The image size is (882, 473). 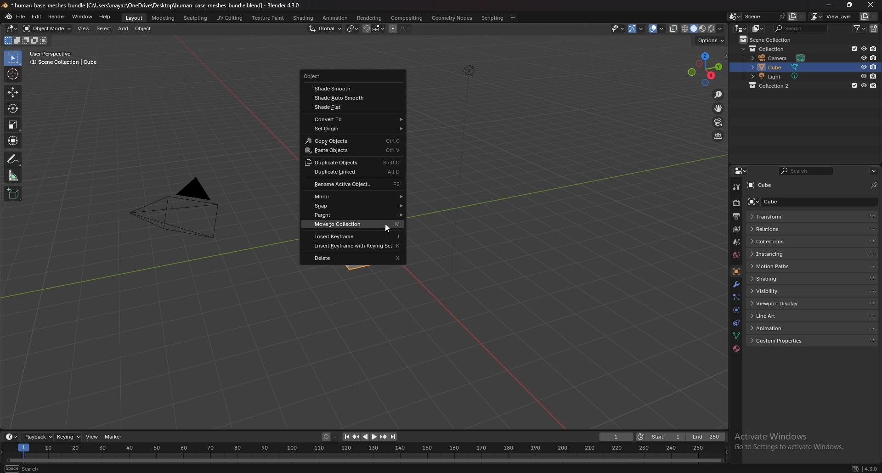 I want to click on close, so click(x=870, y=5).